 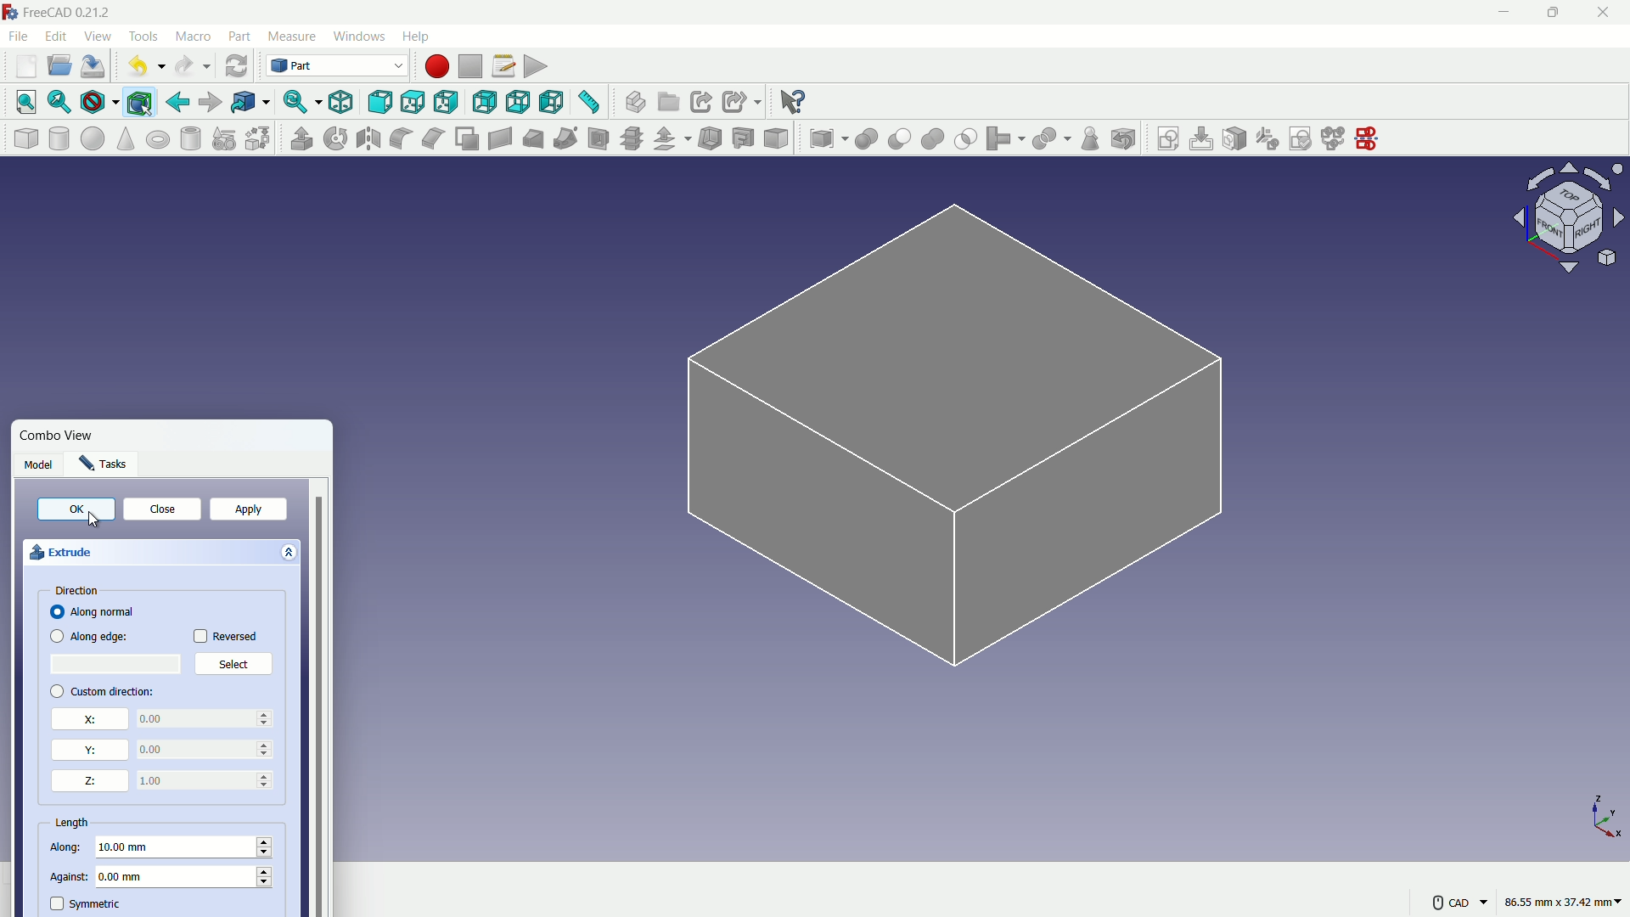 What do you see at coordinates (934, 140) in the screenshot?
I see `union` at bounding box center [934, 140].